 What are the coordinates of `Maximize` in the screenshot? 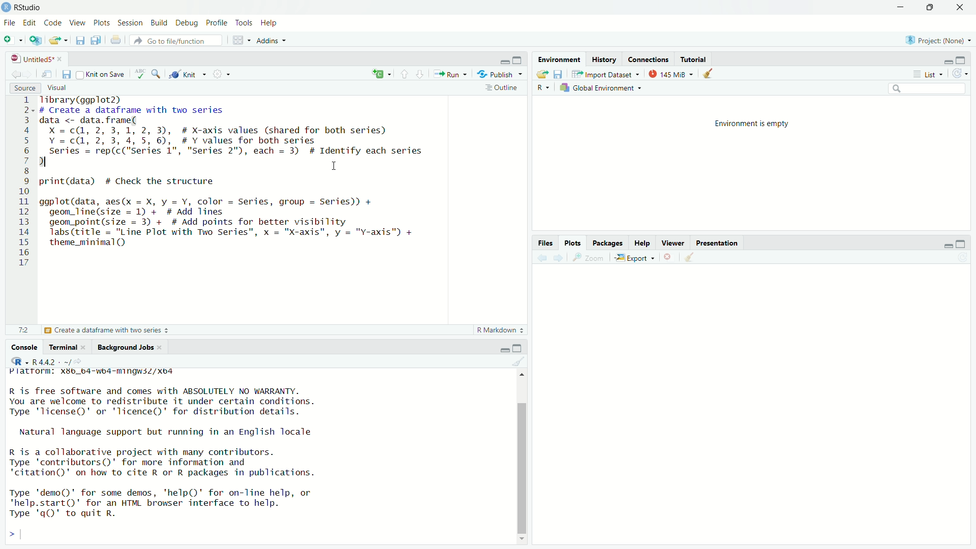 It's located at (517, 348).